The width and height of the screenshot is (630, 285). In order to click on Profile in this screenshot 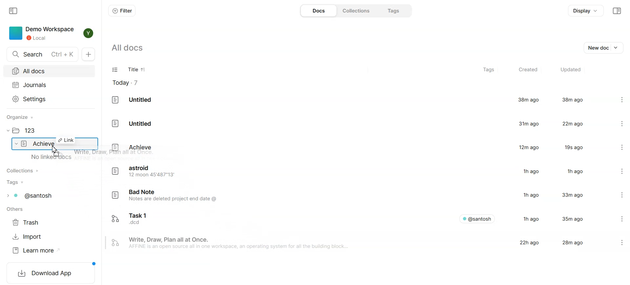, I will do `click(87, 33)`.